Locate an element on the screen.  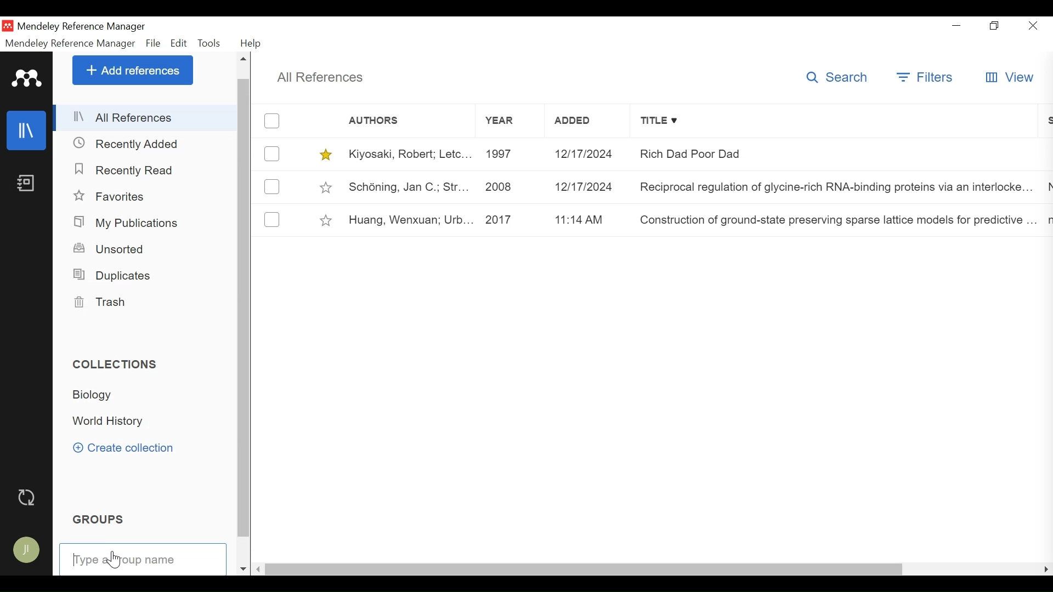
Groups is located at coordinates (101, 519).